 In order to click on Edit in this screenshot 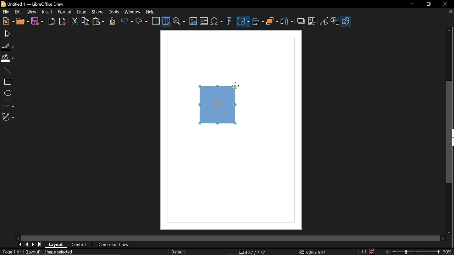, I will do `click(18, 12)`.